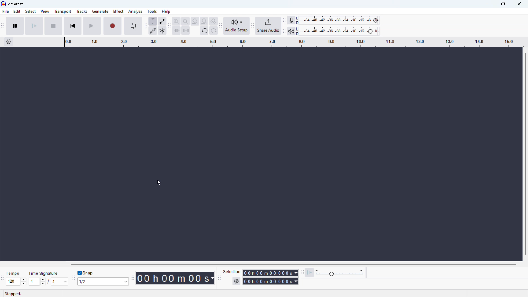 The height and width of the screenshot is (297, 528). Describe the element at coordinates (166, 12) in the screenshot. I see `Help ` at that location.